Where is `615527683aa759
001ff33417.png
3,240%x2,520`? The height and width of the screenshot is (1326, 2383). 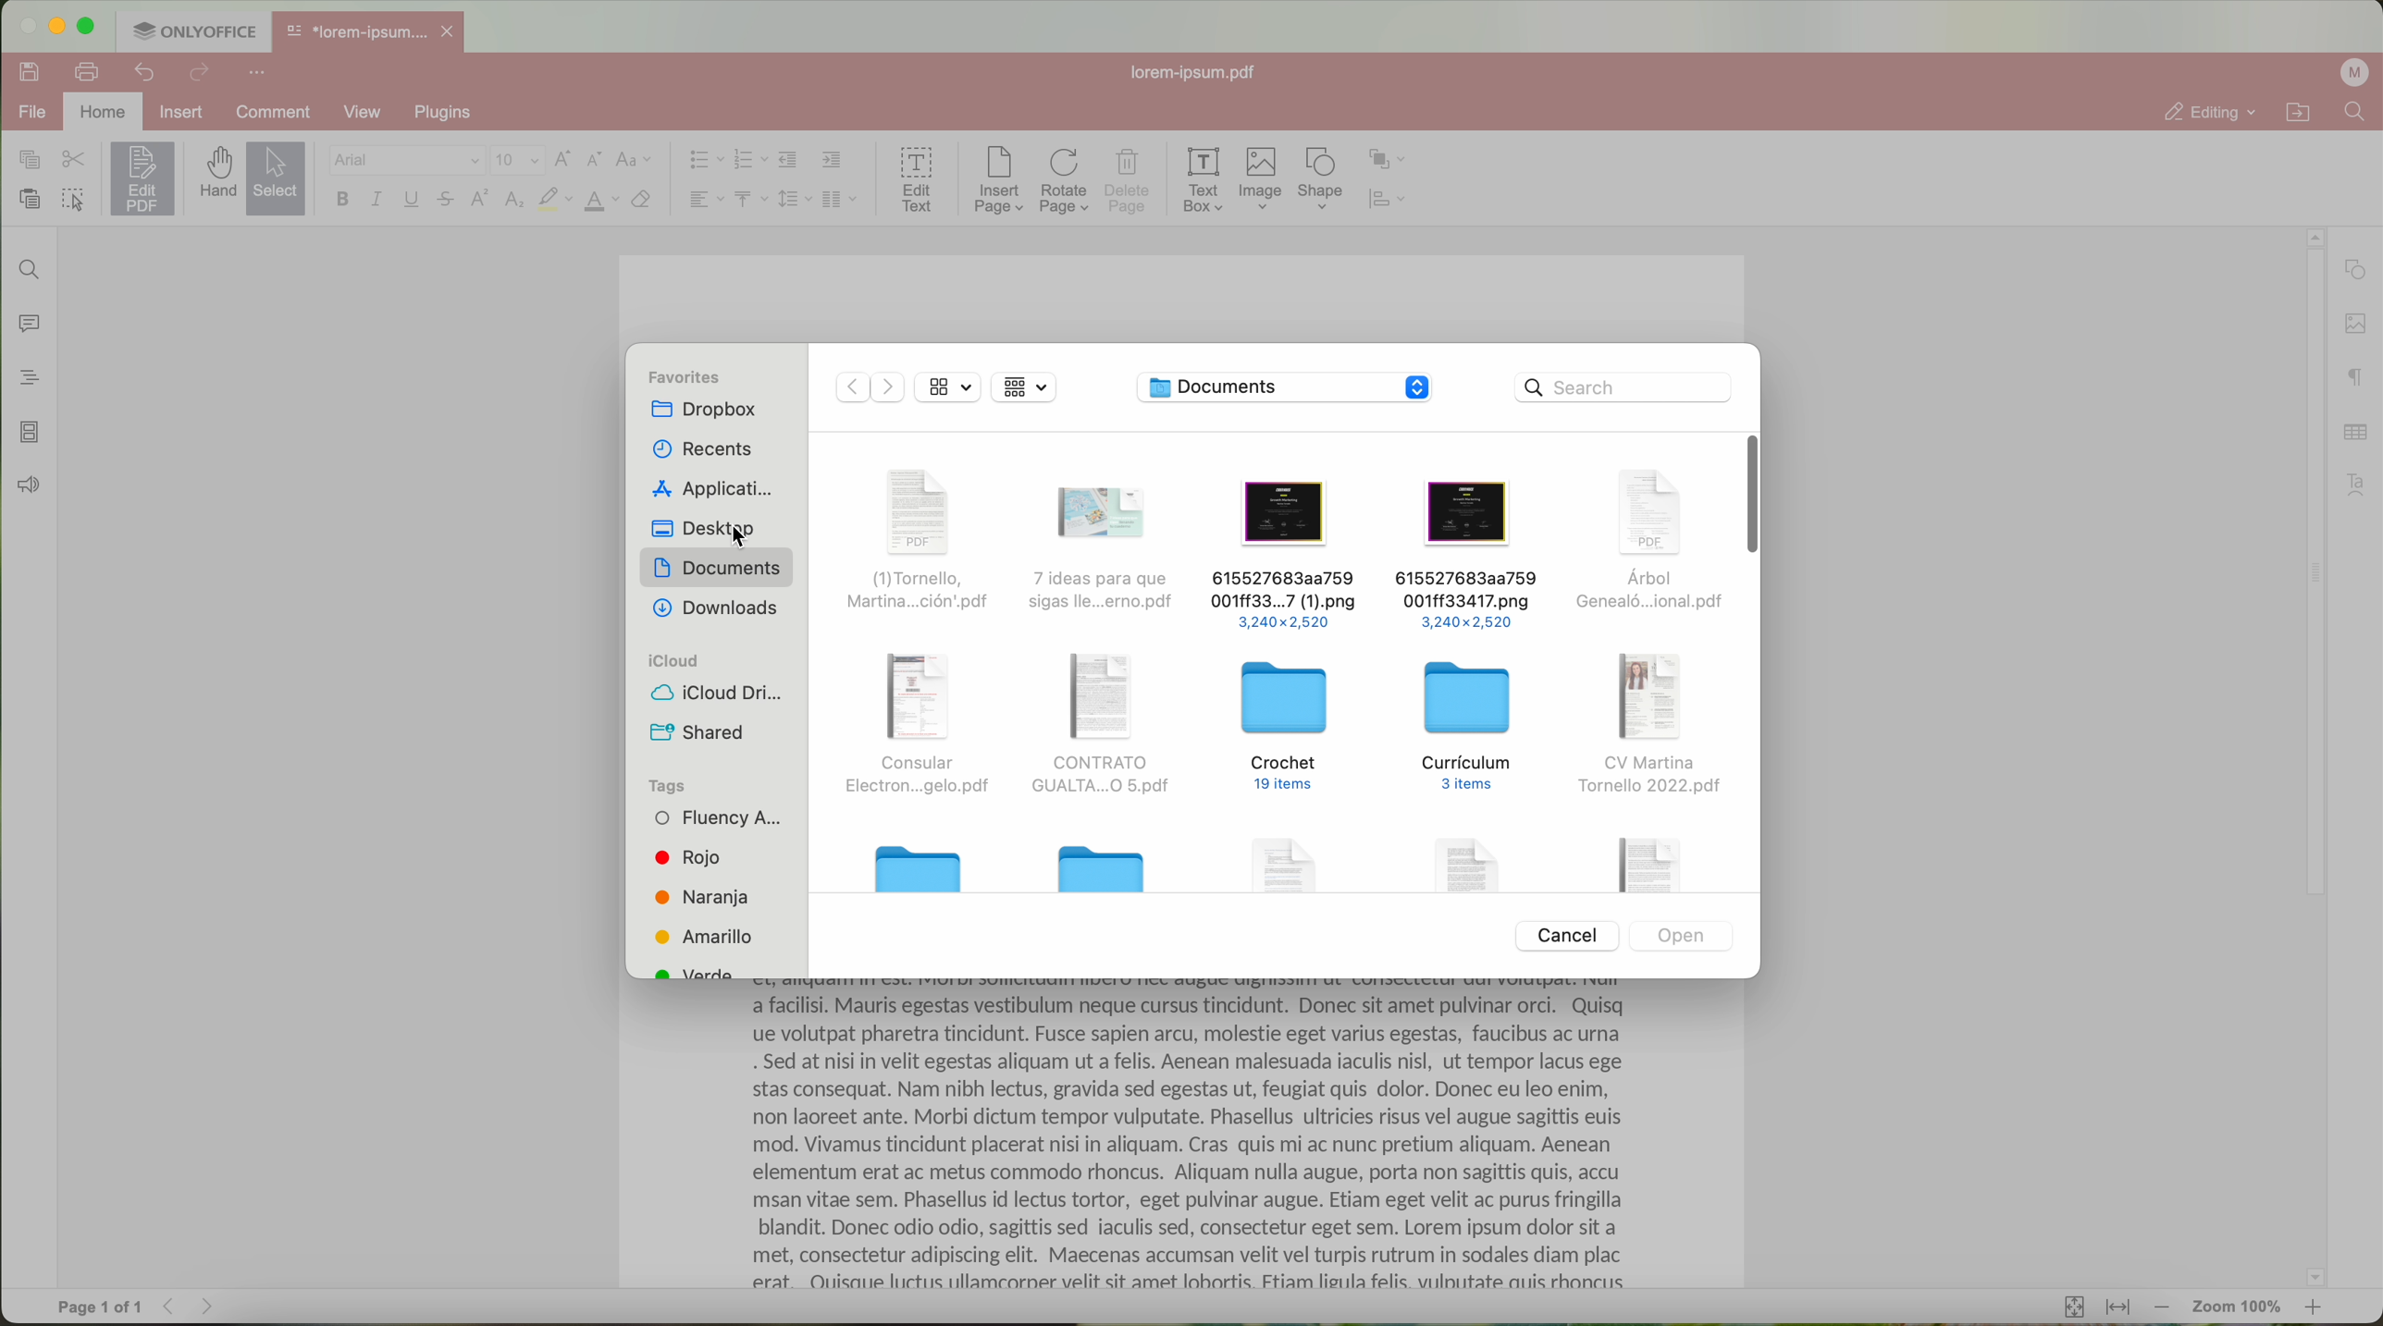 615527683aa759
001ff33417.png
3,240%x2,520 is located at coordinates (1464, 554).